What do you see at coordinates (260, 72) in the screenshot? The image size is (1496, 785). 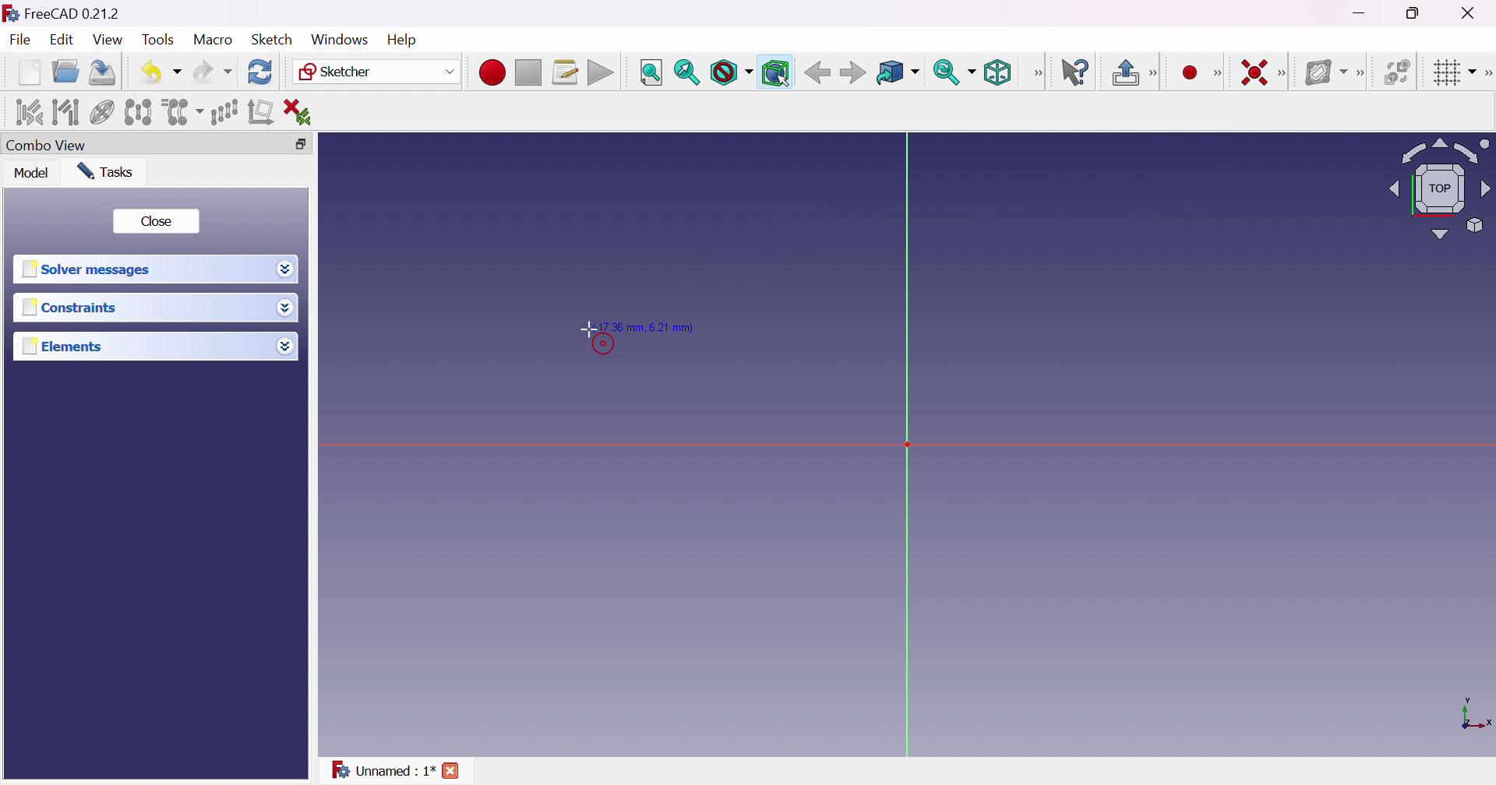 I see `Refresh` at bounding box center [260, 72].